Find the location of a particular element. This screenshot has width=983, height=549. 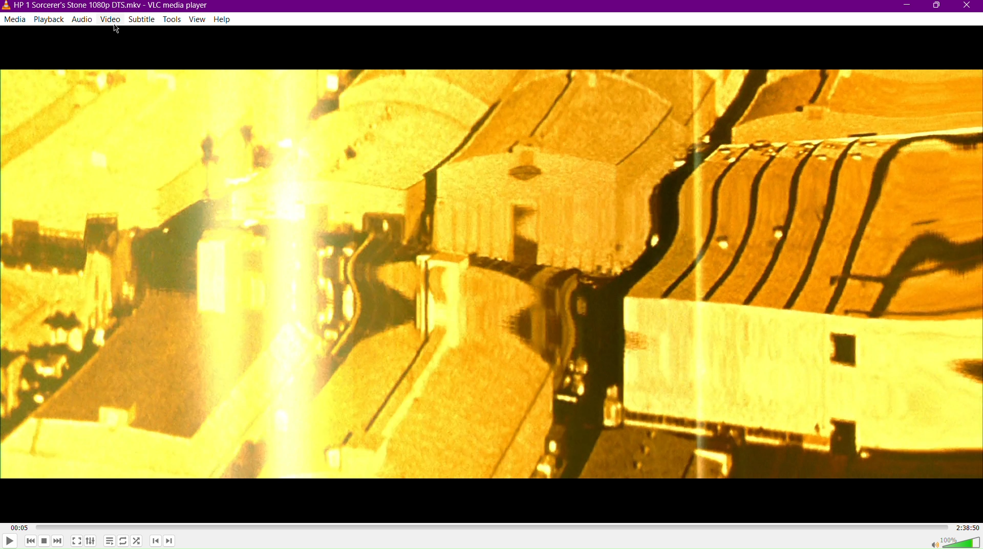

HP1 sorcer's stone 1080 DTS -VLC media player is located at coordinates (104, 6).